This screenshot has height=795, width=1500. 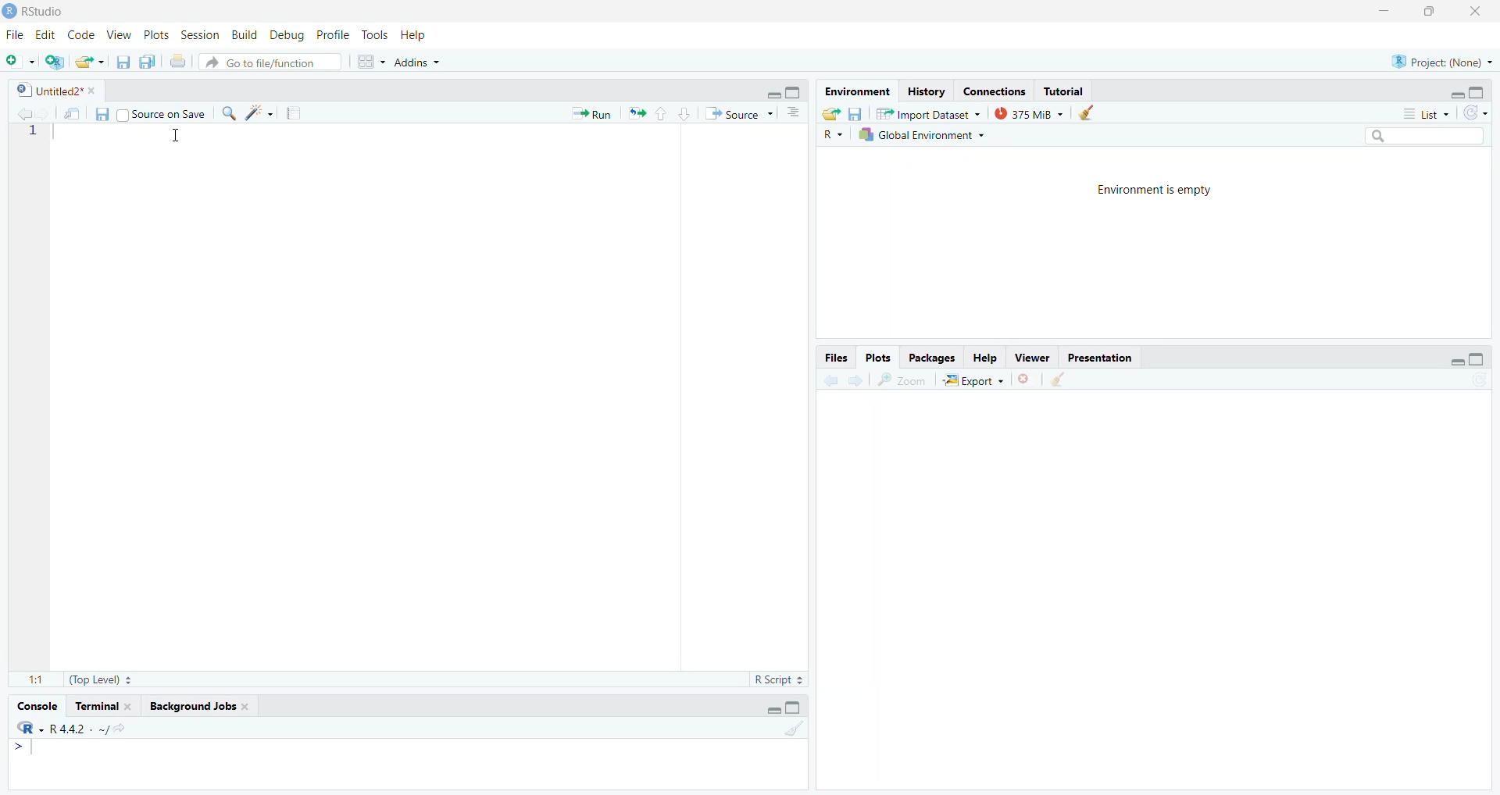 What do you see at coordinates (773, 93) in the screenshot?
I see `hide r script` at bounding box center [773, 93].